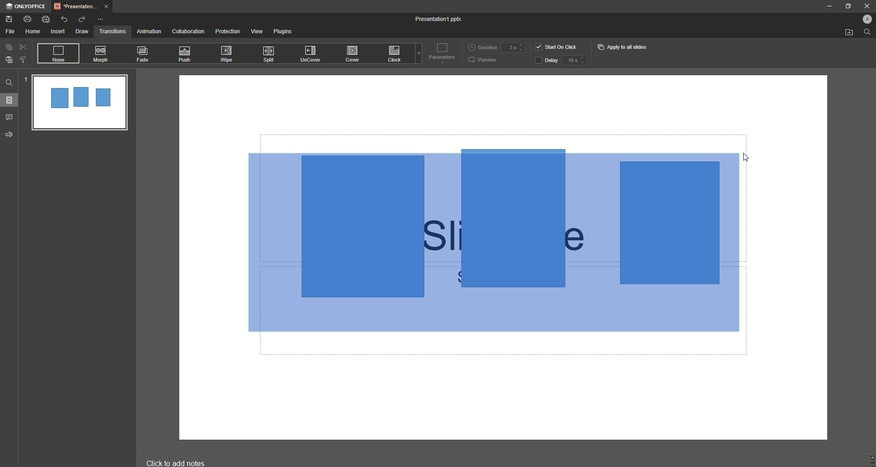 This screenshot has height=467, width=876. Describe the element at coordinates (354, 53) in the screenshot. I see `Cover` at that location.